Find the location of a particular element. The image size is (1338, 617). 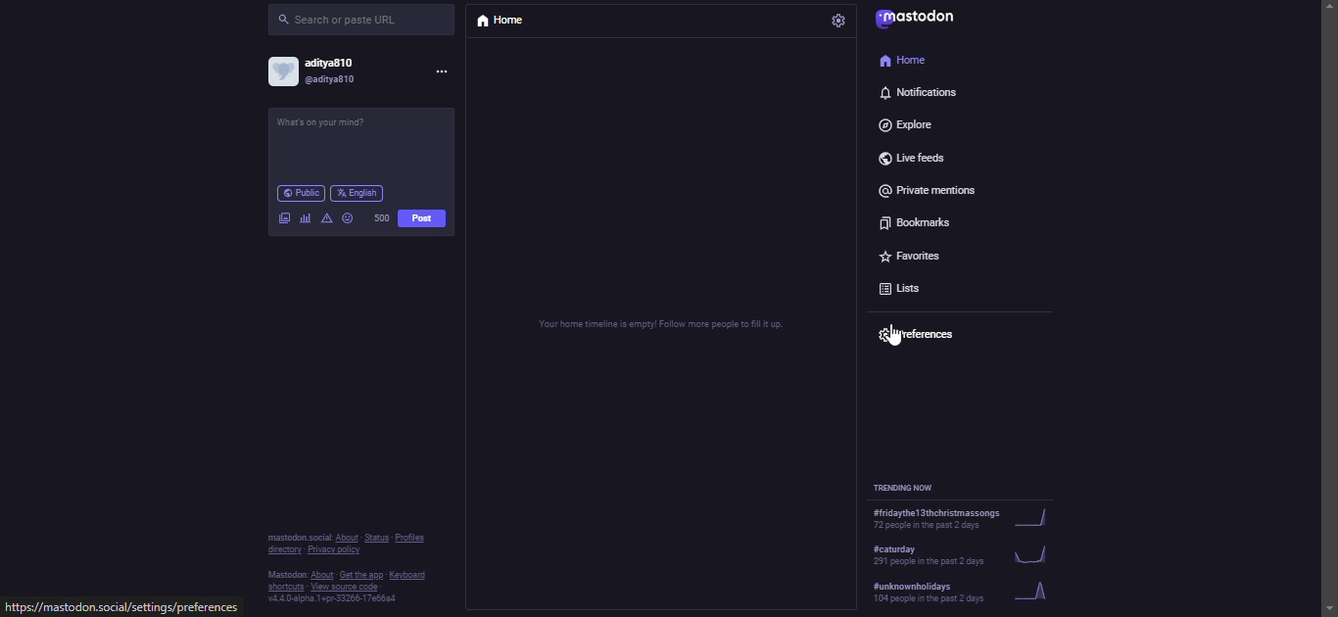

lists is located at coordinates (908, 289).